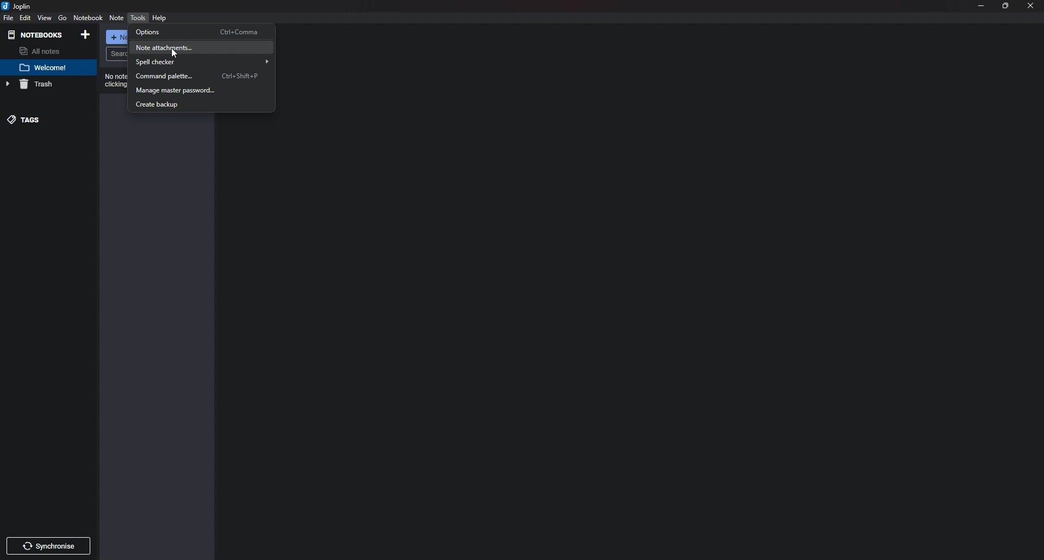 The width and height of the screenshot is (1044, 560). What do you see at coordinates (980, 6) in the screenshot?
I see `Minimize` at bounding box center [980, 6].